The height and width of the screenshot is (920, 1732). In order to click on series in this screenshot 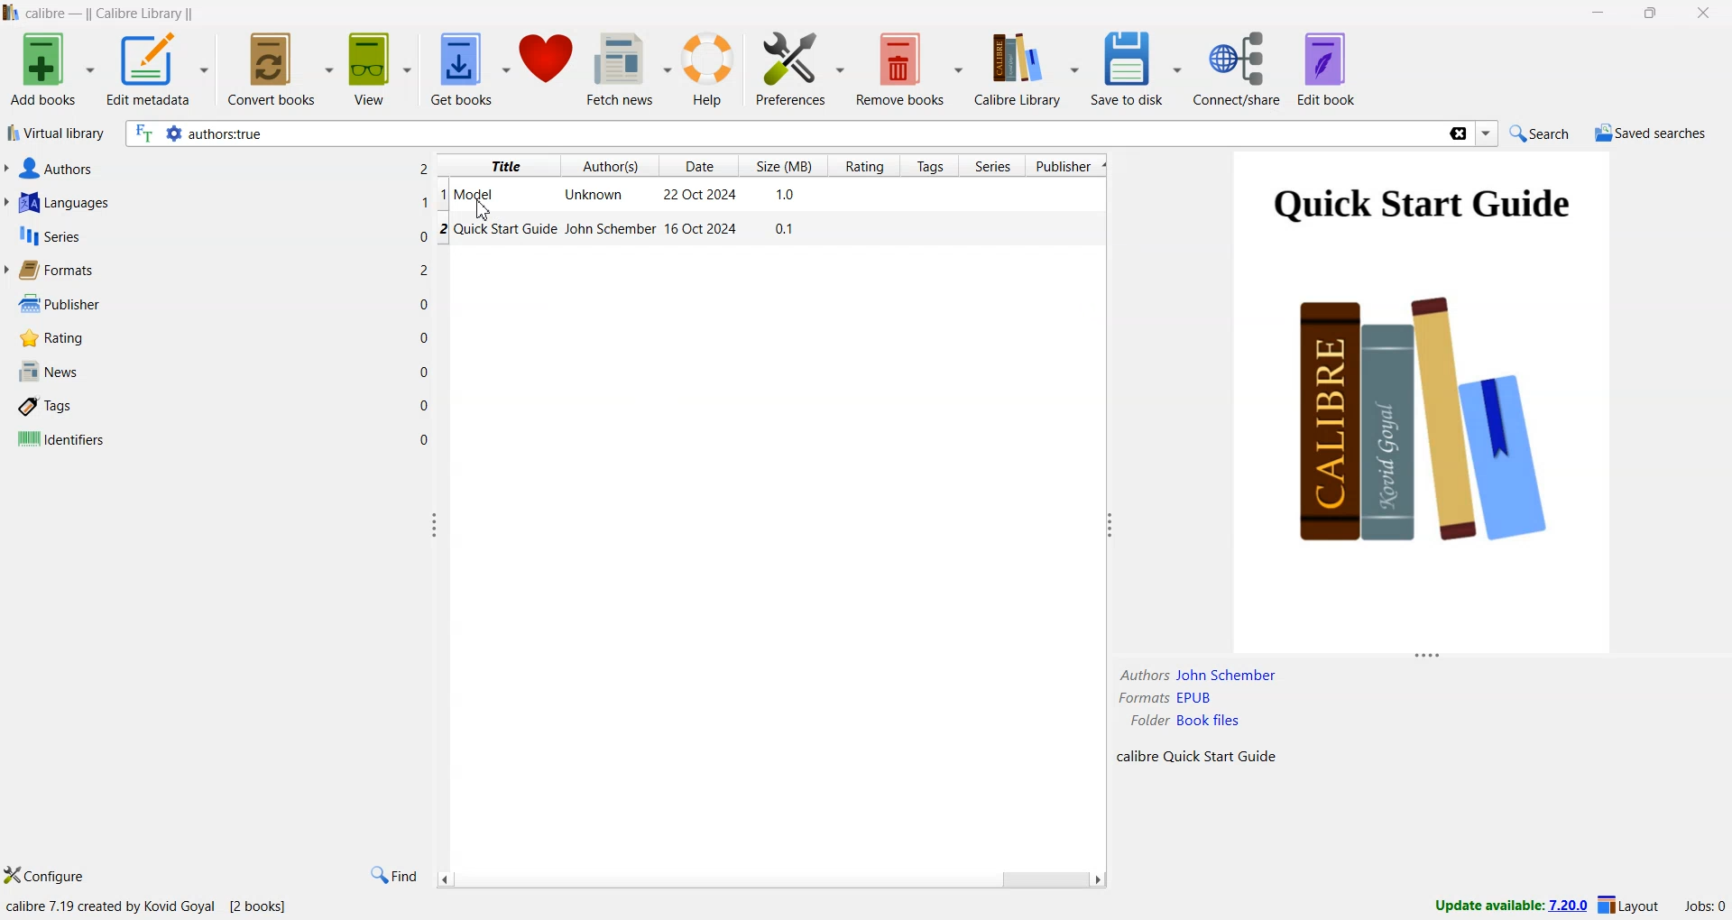, I will do `click(993, 168)`.